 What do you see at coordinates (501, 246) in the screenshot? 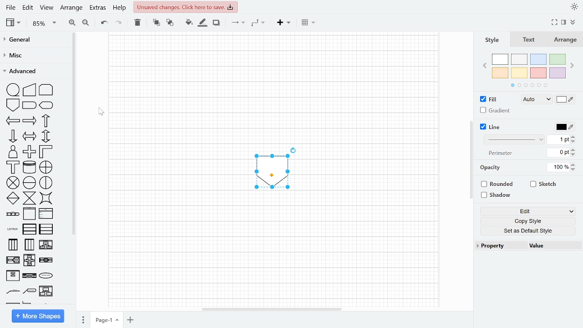
I see `Property` at bounding box center [501, 246].